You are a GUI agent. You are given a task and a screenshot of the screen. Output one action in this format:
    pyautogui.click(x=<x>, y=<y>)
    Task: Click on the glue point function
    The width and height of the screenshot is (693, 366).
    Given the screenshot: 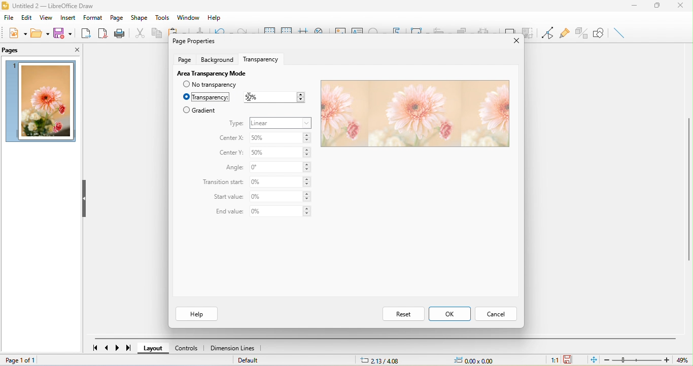 What is the action you would take?
    pyautogui.click(x=564, y=31)
    